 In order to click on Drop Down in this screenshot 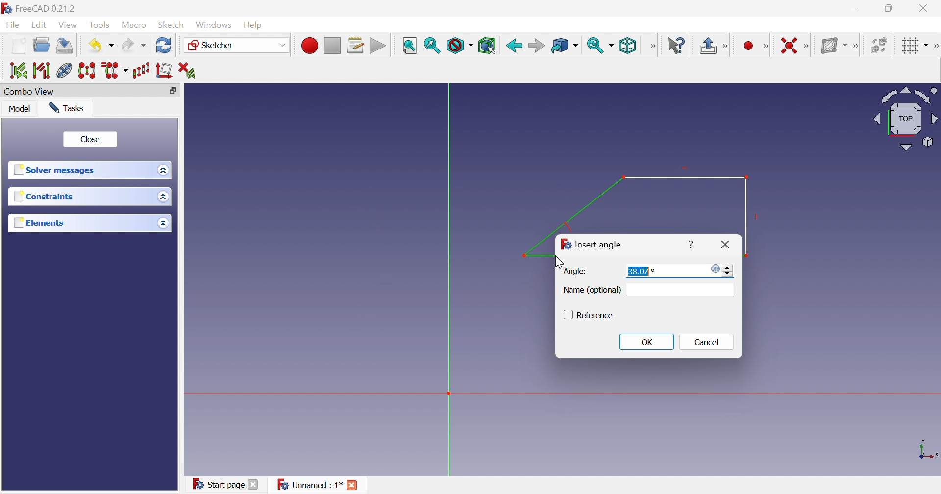, I will do `click(162, 222)`.